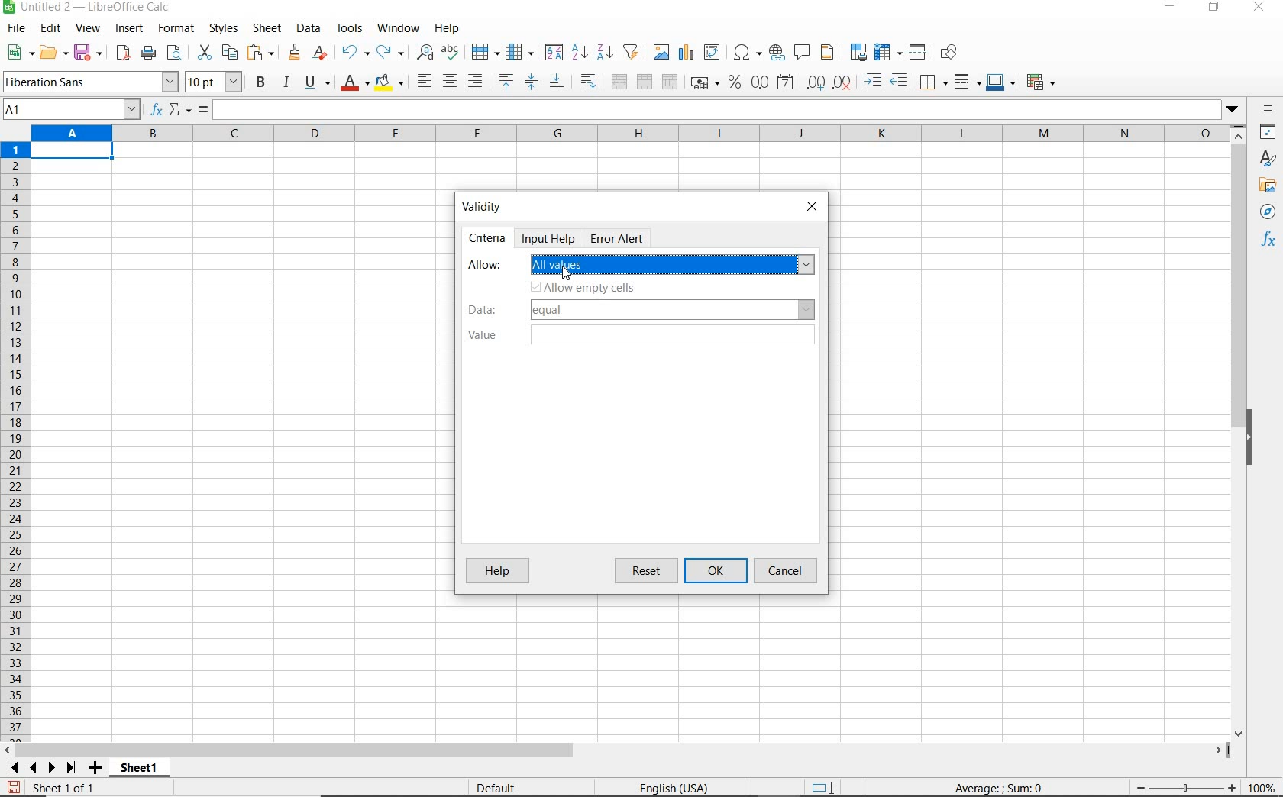  Describe the element at coordinates (670, 82) in the screenshot. I see `unmerge cells` at that location.